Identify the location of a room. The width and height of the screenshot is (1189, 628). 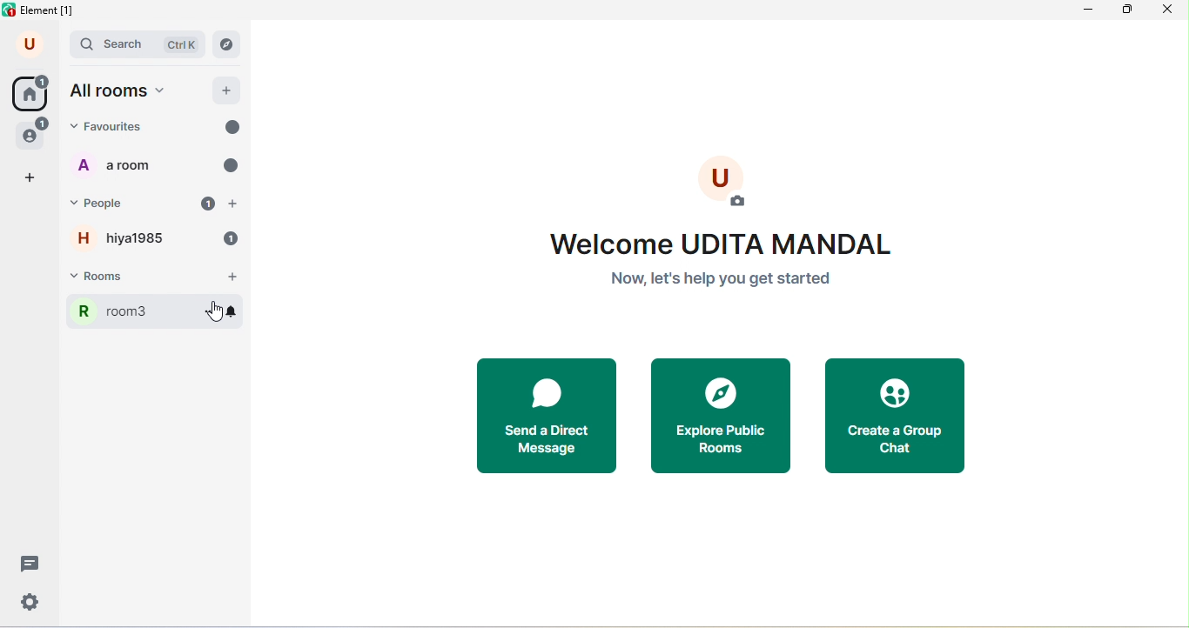
(118, 164).